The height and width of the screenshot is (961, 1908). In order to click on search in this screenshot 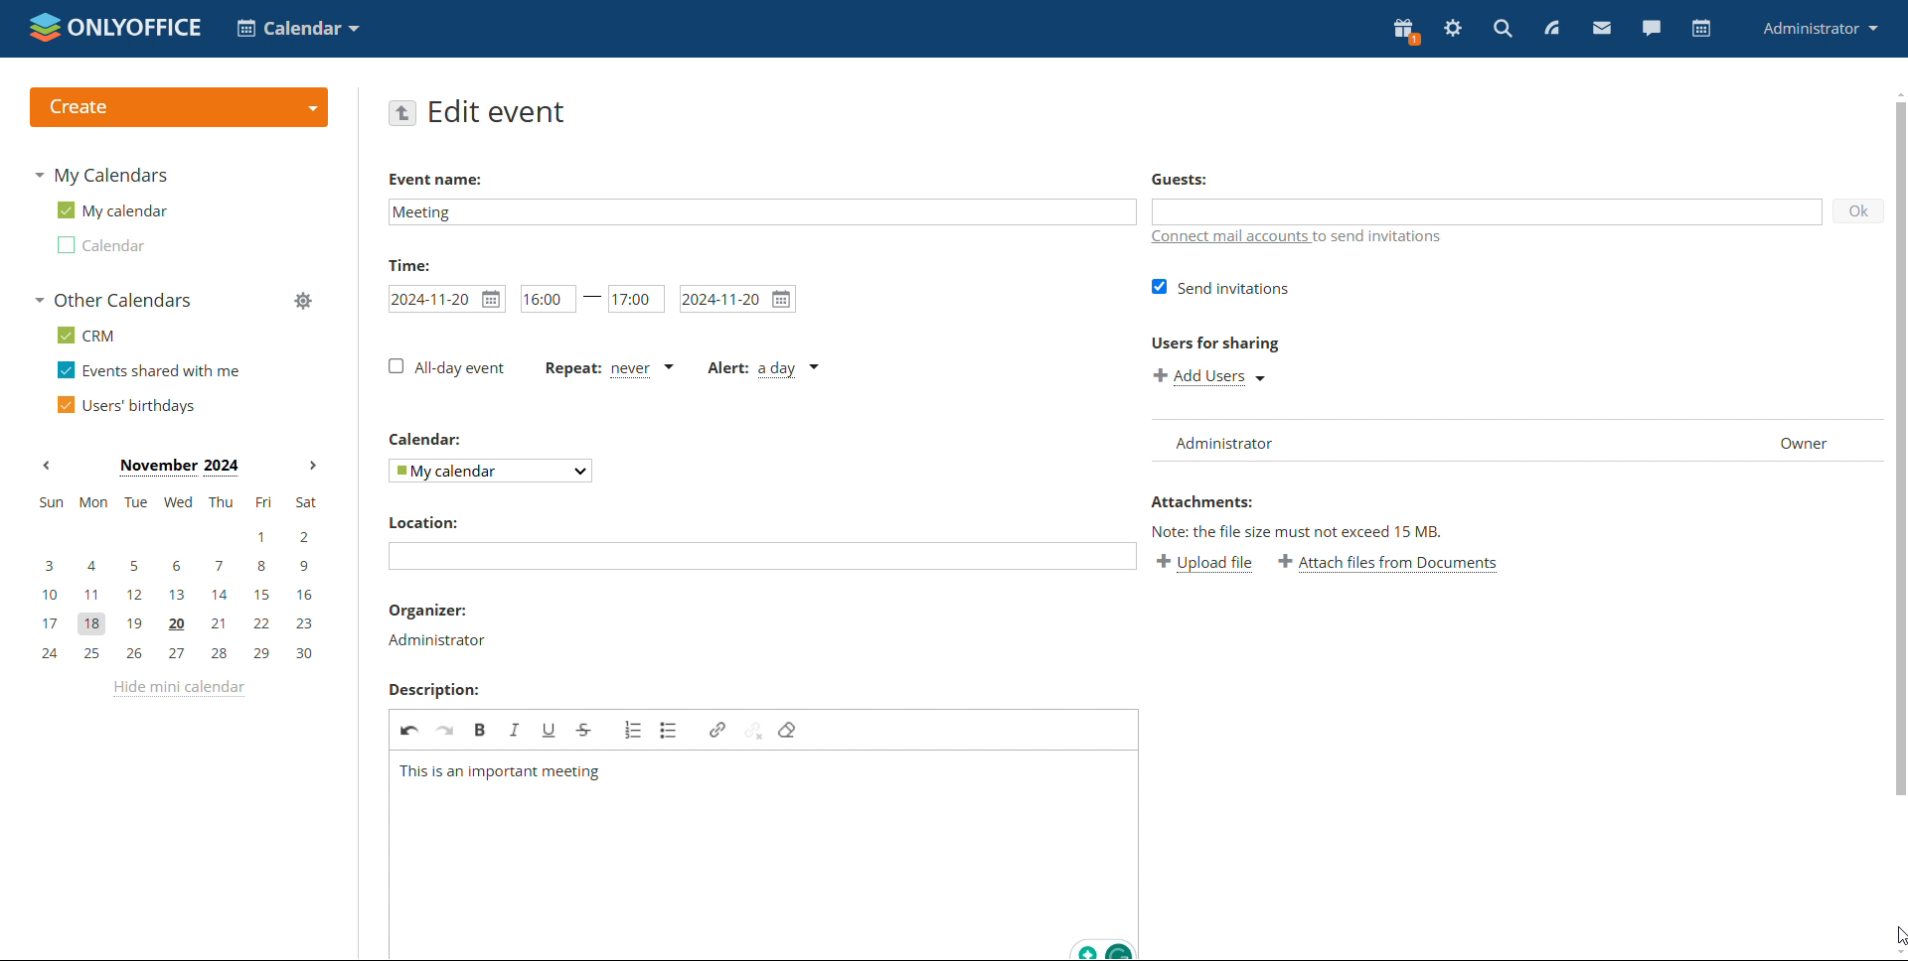, I will do `click(1504, 28)`.